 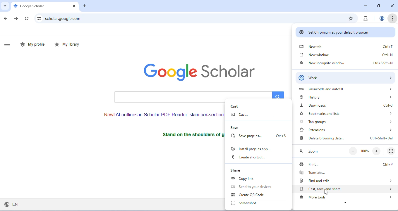 What do you see at coordinates (249, 195) in the screenshot?
I see `create QR Code` at bounding box center [249, 195].